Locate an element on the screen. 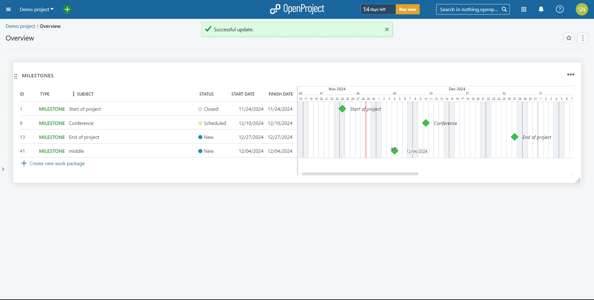 The image size is (594, 300). help is located at coordinates (560, 9).